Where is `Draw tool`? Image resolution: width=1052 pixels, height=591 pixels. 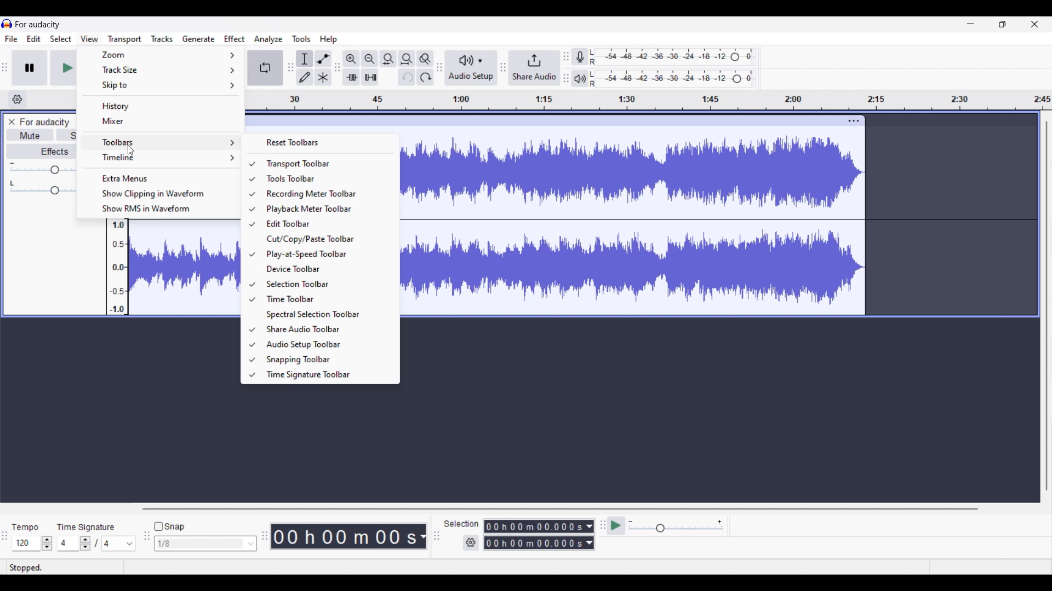 Draw tool is located at coordinates (304, 77).